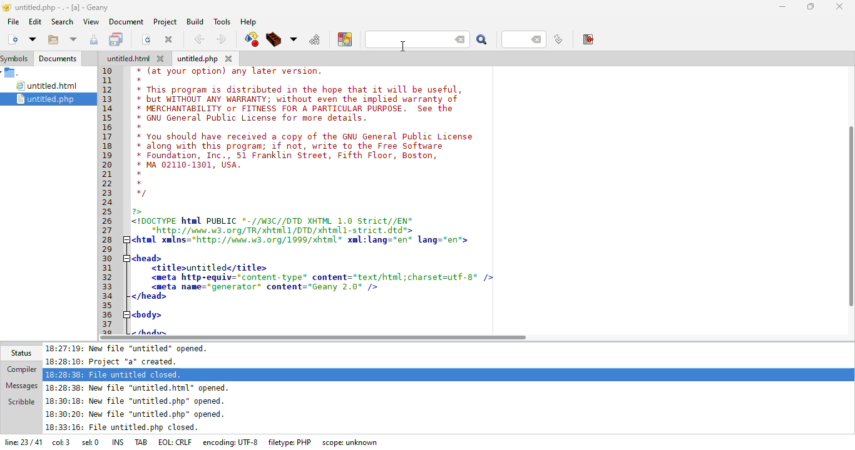  Describe the element at coordinates (229, 58) in the screenshot. I see `close` at that location.